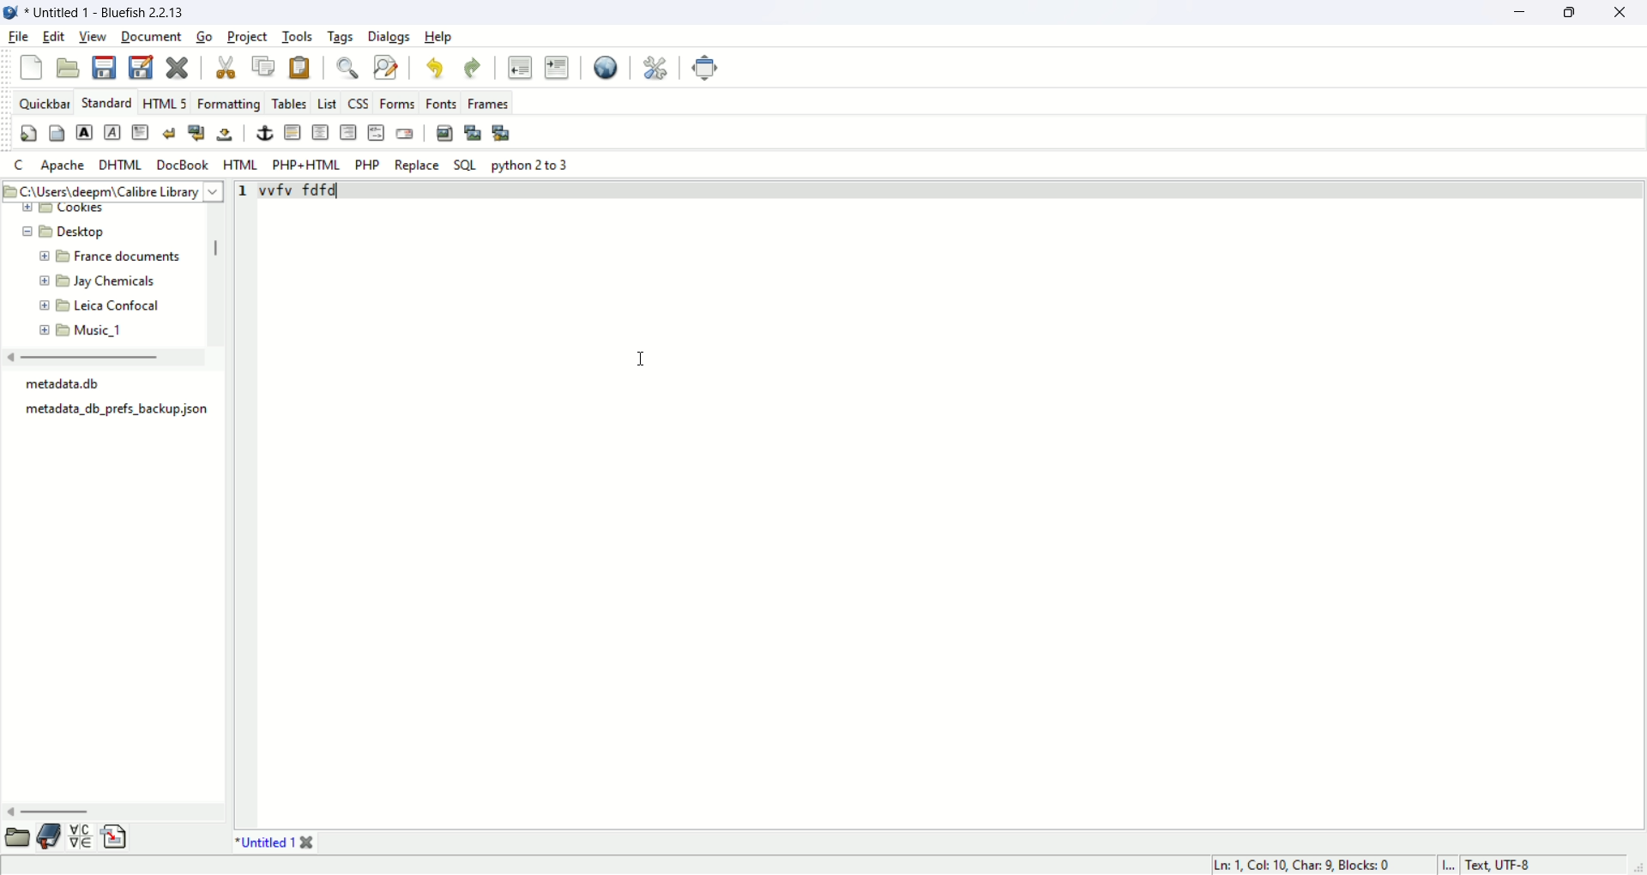 The height and width of the screenshot is (875, 1647). What do you see at coordinates (328, 100) in the screenshot?
I see `list` at bounding box center [328, 100].